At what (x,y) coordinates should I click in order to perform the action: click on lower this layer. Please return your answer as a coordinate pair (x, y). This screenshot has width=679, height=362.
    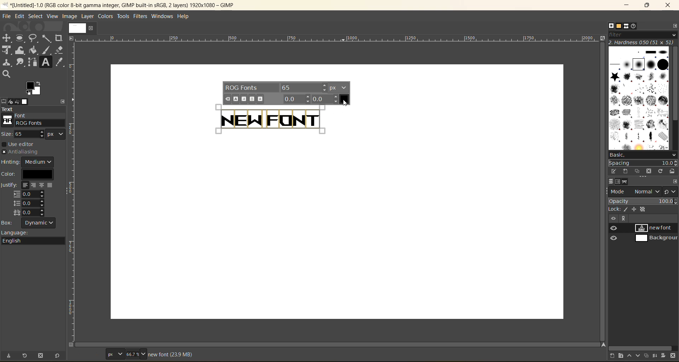
    Looking at the image, I should click on (639, 355).